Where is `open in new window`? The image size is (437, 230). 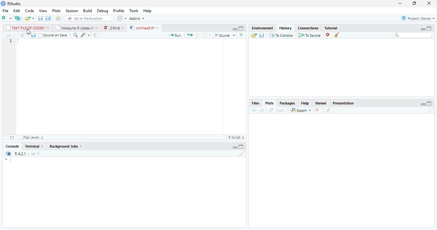 open in new window is located at coordinates (24, 35).